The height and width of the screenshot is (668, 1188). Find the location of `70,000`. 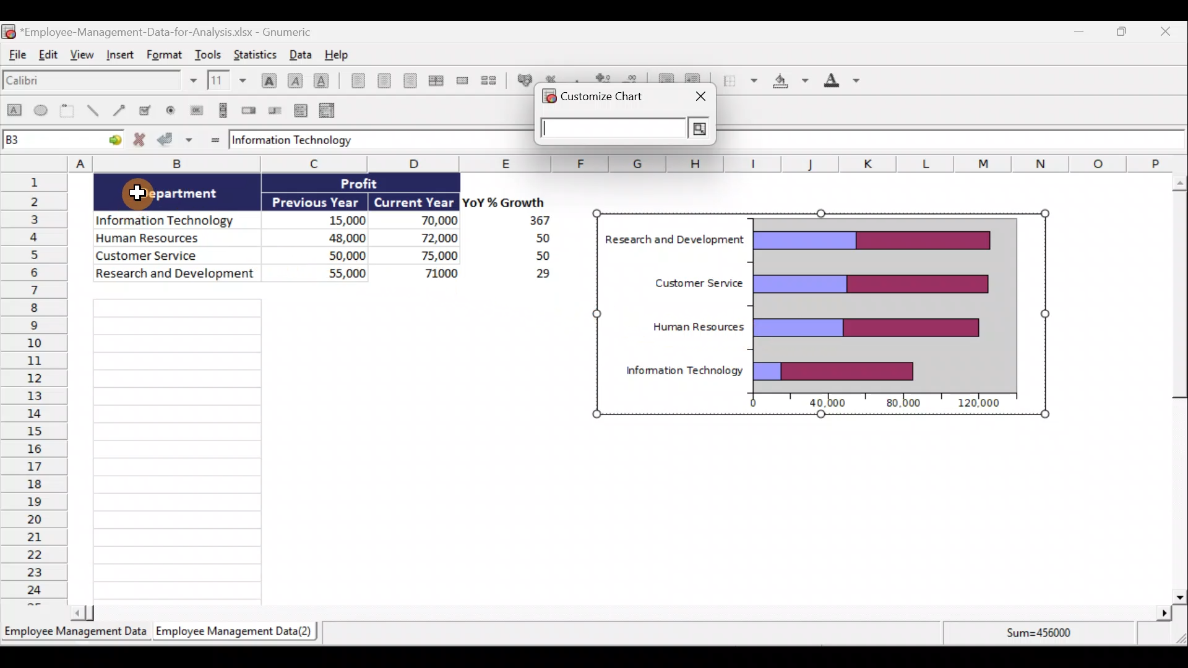

70,000 is located at coordinates (426, 221).